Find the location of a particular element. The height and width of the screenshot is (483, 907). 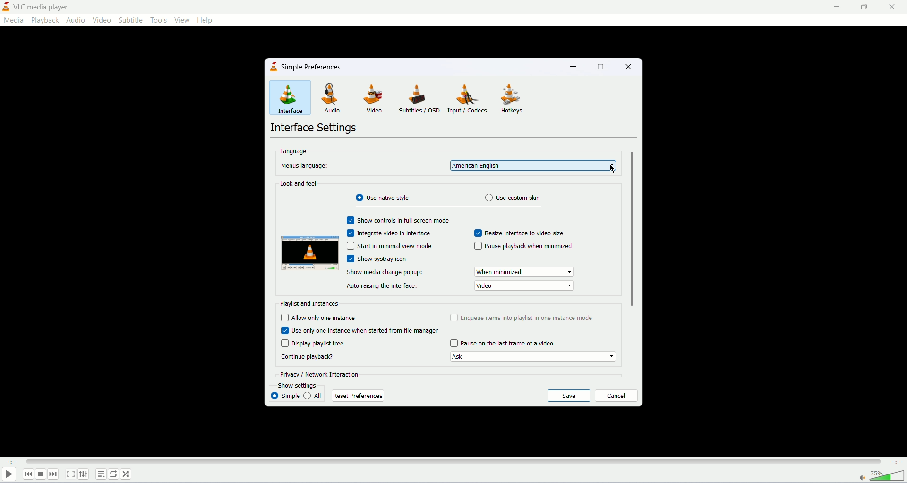

fullscreen is located at coordinates (70, 474).